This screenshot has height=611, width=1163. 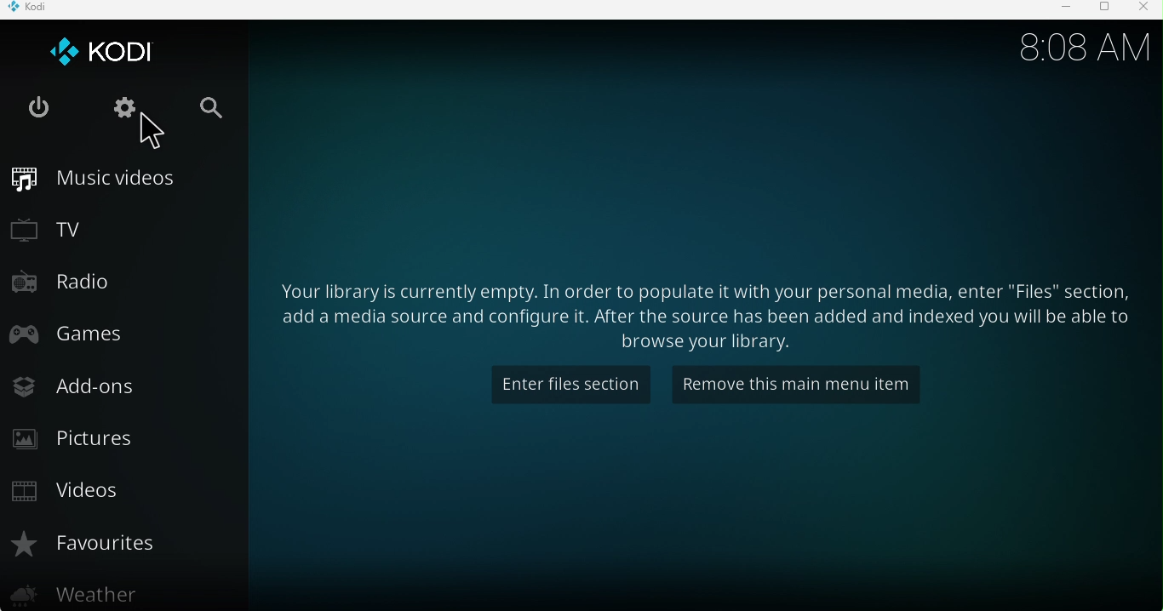 What do you see at coordinates (569, 385) in the screenshot?
I see `Enter files section` at bounding box center [569, 385].